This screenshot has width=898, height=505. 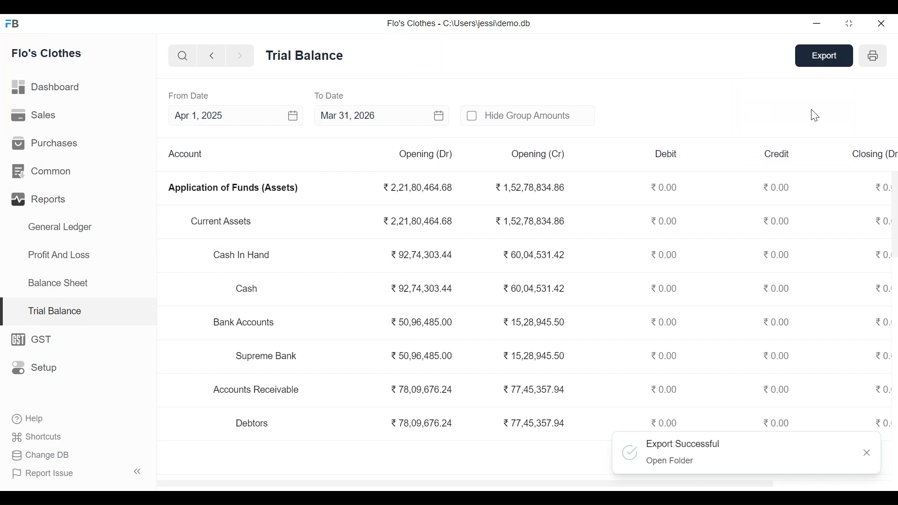 What do you see at coordinates (816, 116) in the screenshot?
I see `cursor` at bounding box center [816, 116].